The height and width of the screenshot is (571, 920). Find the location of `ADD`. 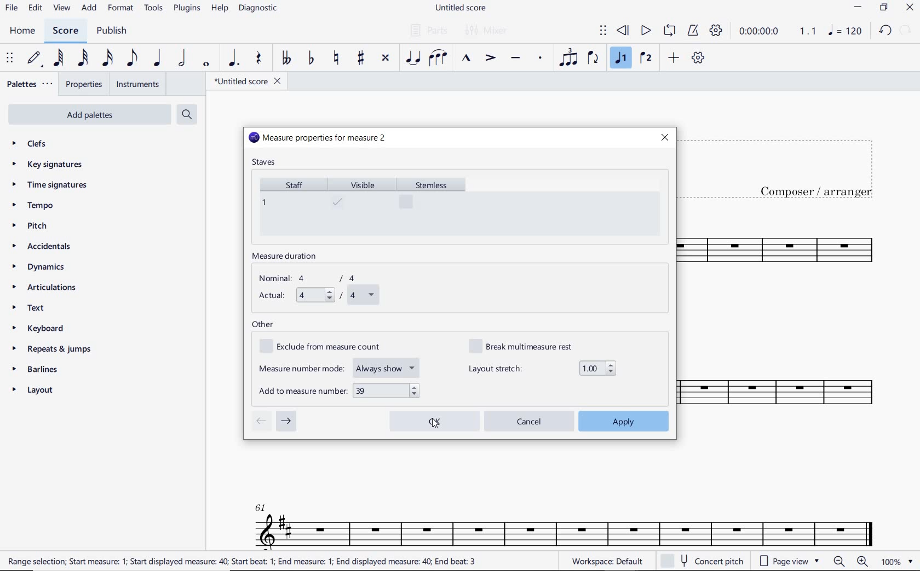

ADD is located at coordinates (90, 9).